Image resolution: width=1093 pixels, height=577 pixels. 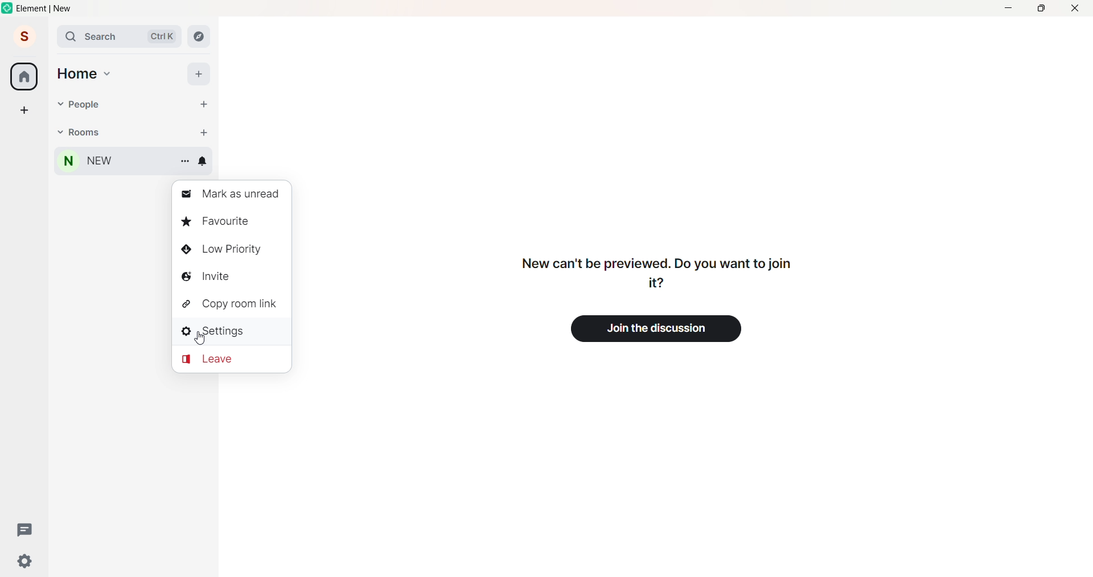 I want to click on start chat, so click(x=197, y=102).